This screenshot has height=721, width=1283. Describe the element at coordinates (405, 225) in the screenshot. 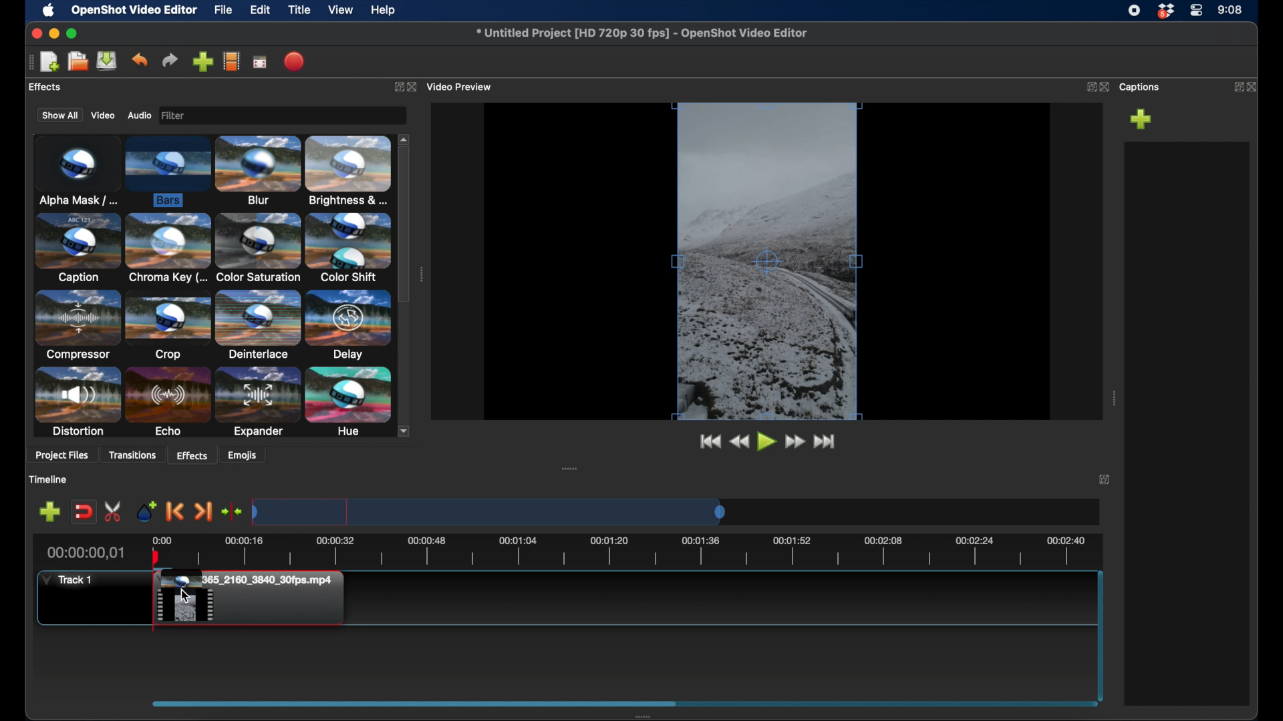

I see `scroll box` at that location.